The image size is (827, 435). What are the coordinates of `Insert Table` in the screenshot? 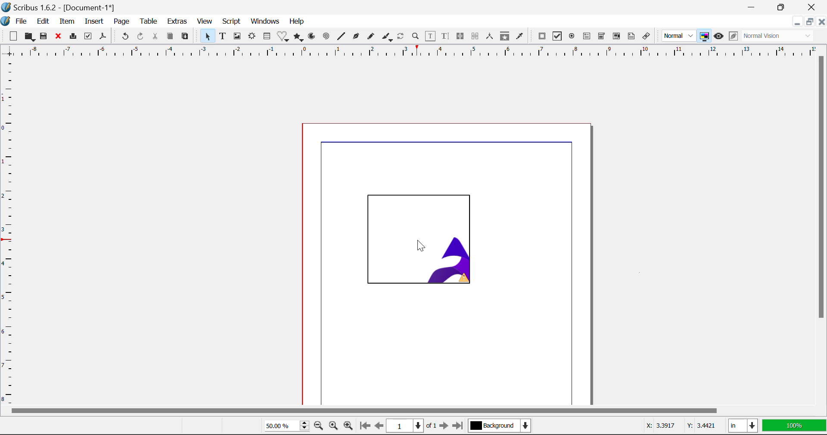 It's located at (268, 36).